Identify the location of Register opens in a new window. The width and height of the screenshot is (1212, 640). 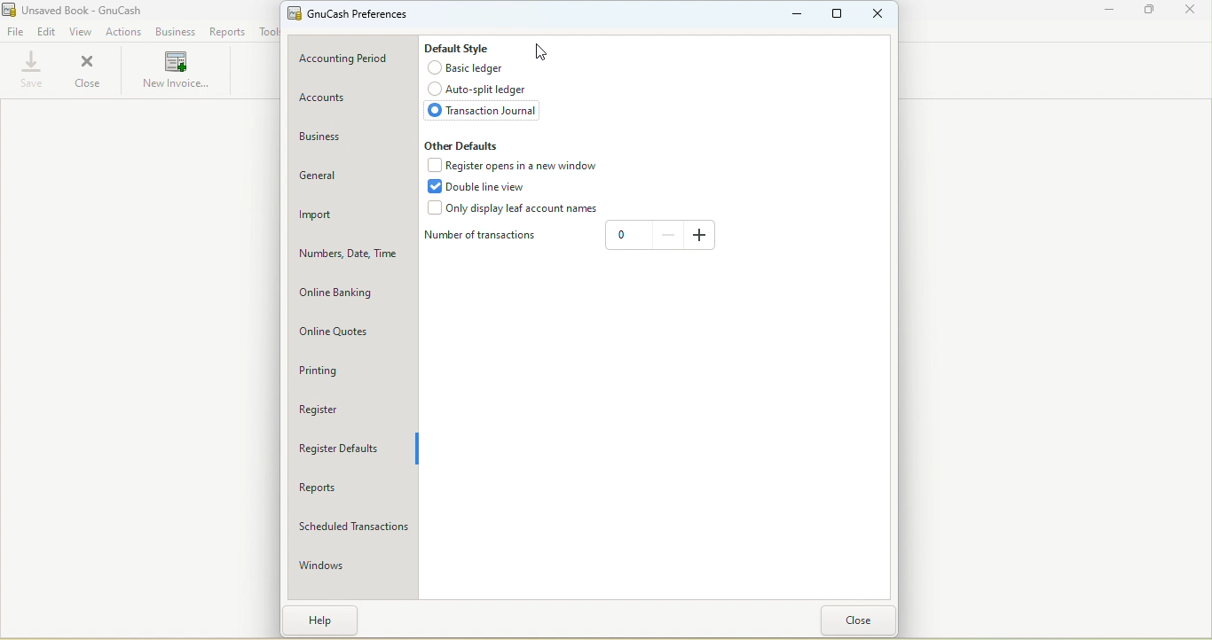
(515, 165).